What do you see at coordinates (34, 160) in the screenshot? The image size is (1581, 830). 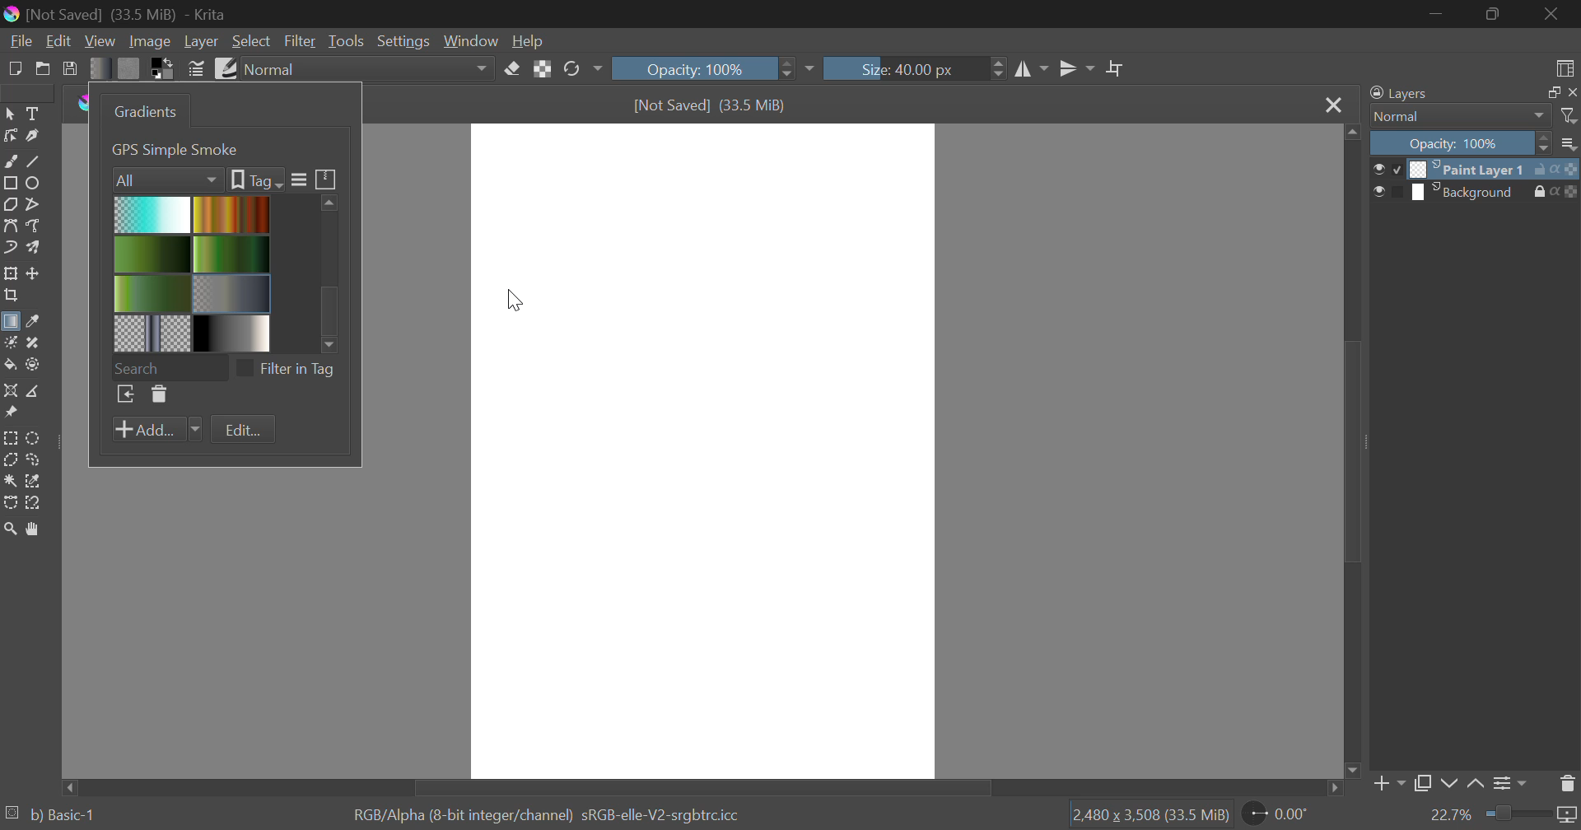 I see `Line` at bounding box center [34, 160].